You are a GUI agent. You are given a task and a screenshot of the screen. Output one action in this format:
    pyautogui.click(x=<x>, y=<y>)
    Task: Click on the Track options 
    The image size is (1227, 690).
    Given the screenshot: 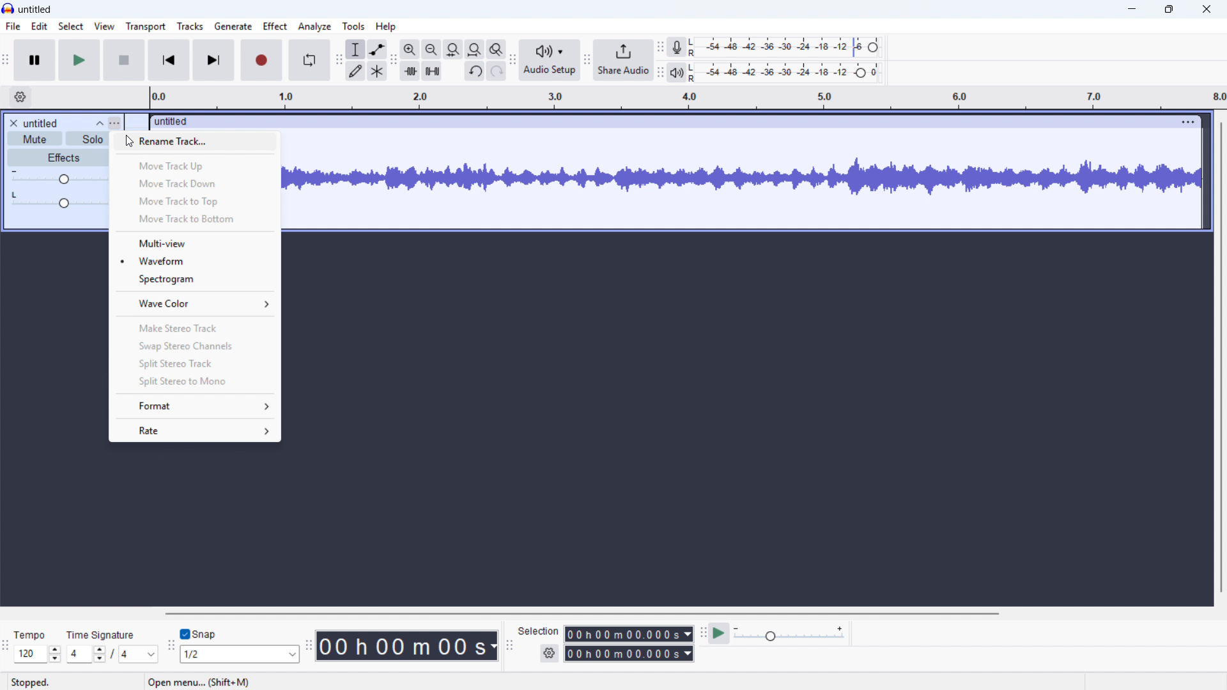 What is the action you would take?
    pyautogui.click(x=1188, y=121)
    